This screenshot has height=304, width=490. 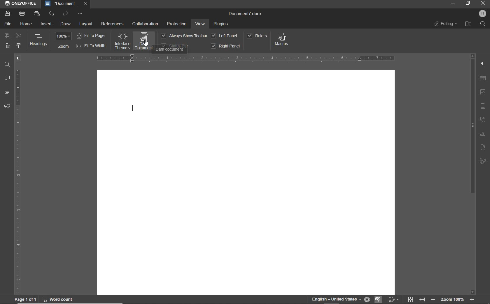 I want to click on INSERT, so click(x=46, y=24).